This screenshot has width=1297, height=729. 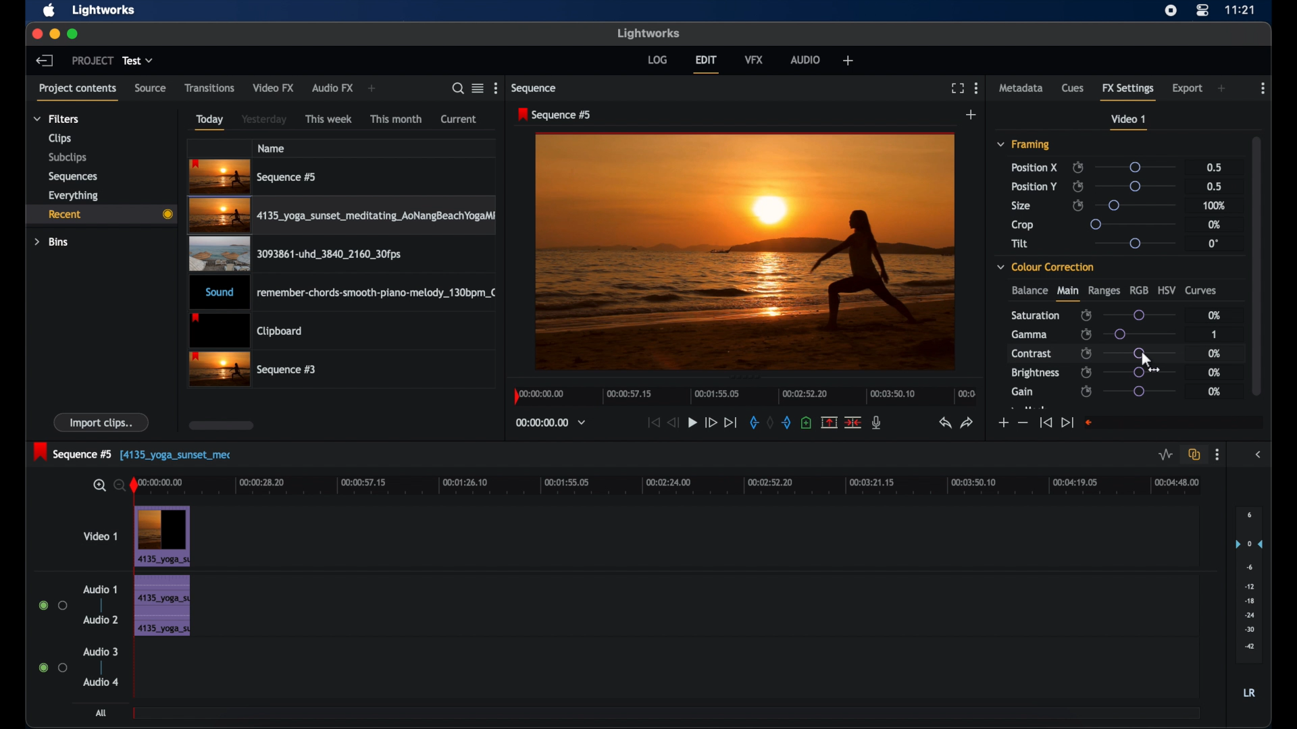 What do you see at coordinates (754, 59) in the screenshot?
I see `vfx` at bounding box center [754, 59].